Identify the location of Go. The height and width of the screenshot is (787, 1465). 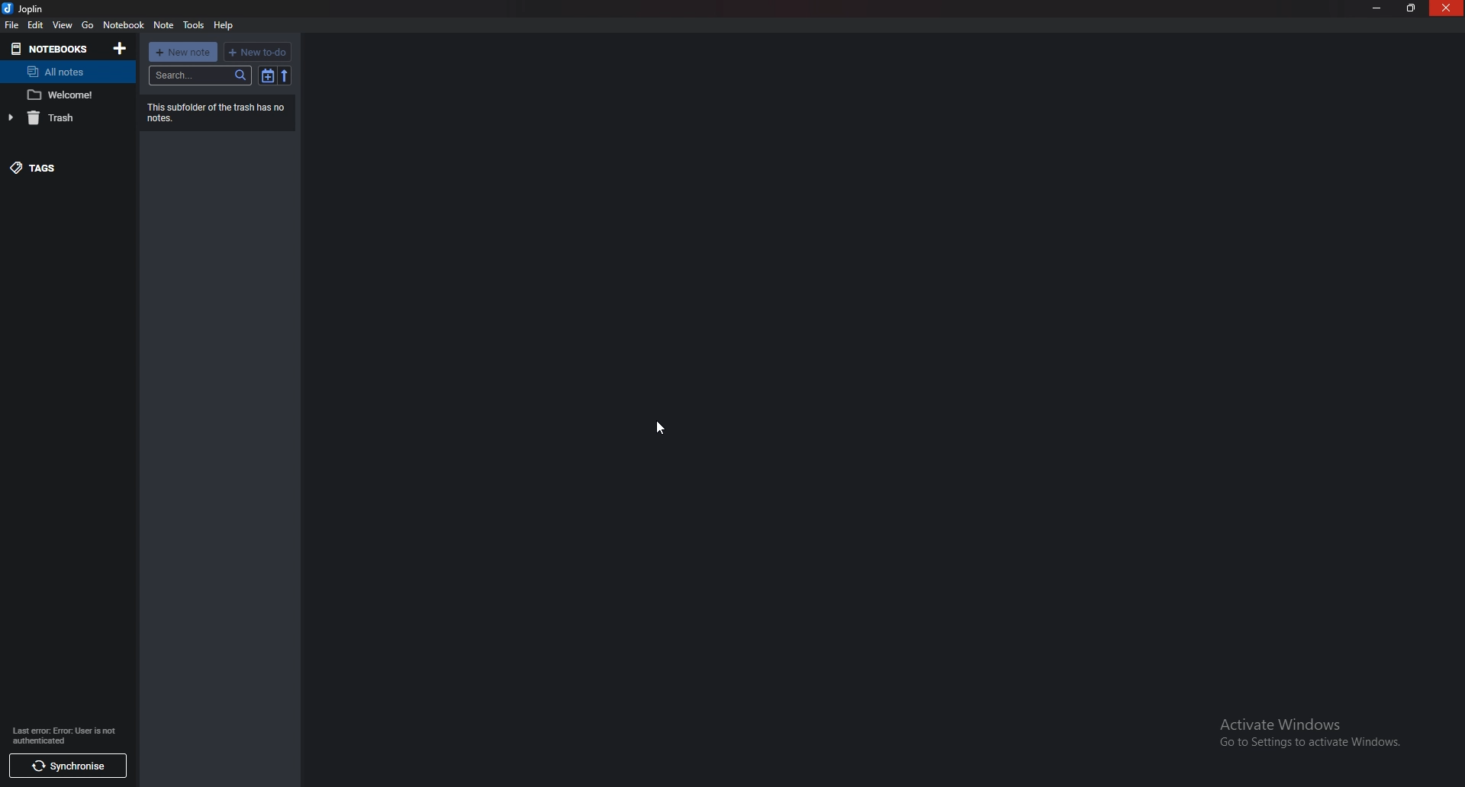
(89, 26).